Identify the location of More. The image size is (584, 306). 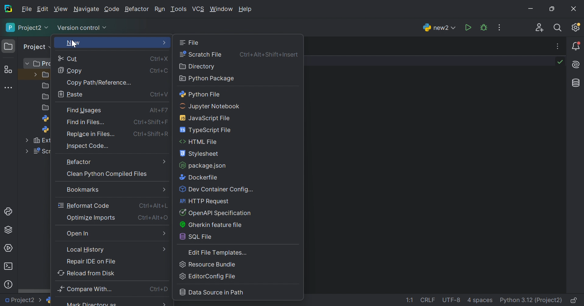
(164, 303).